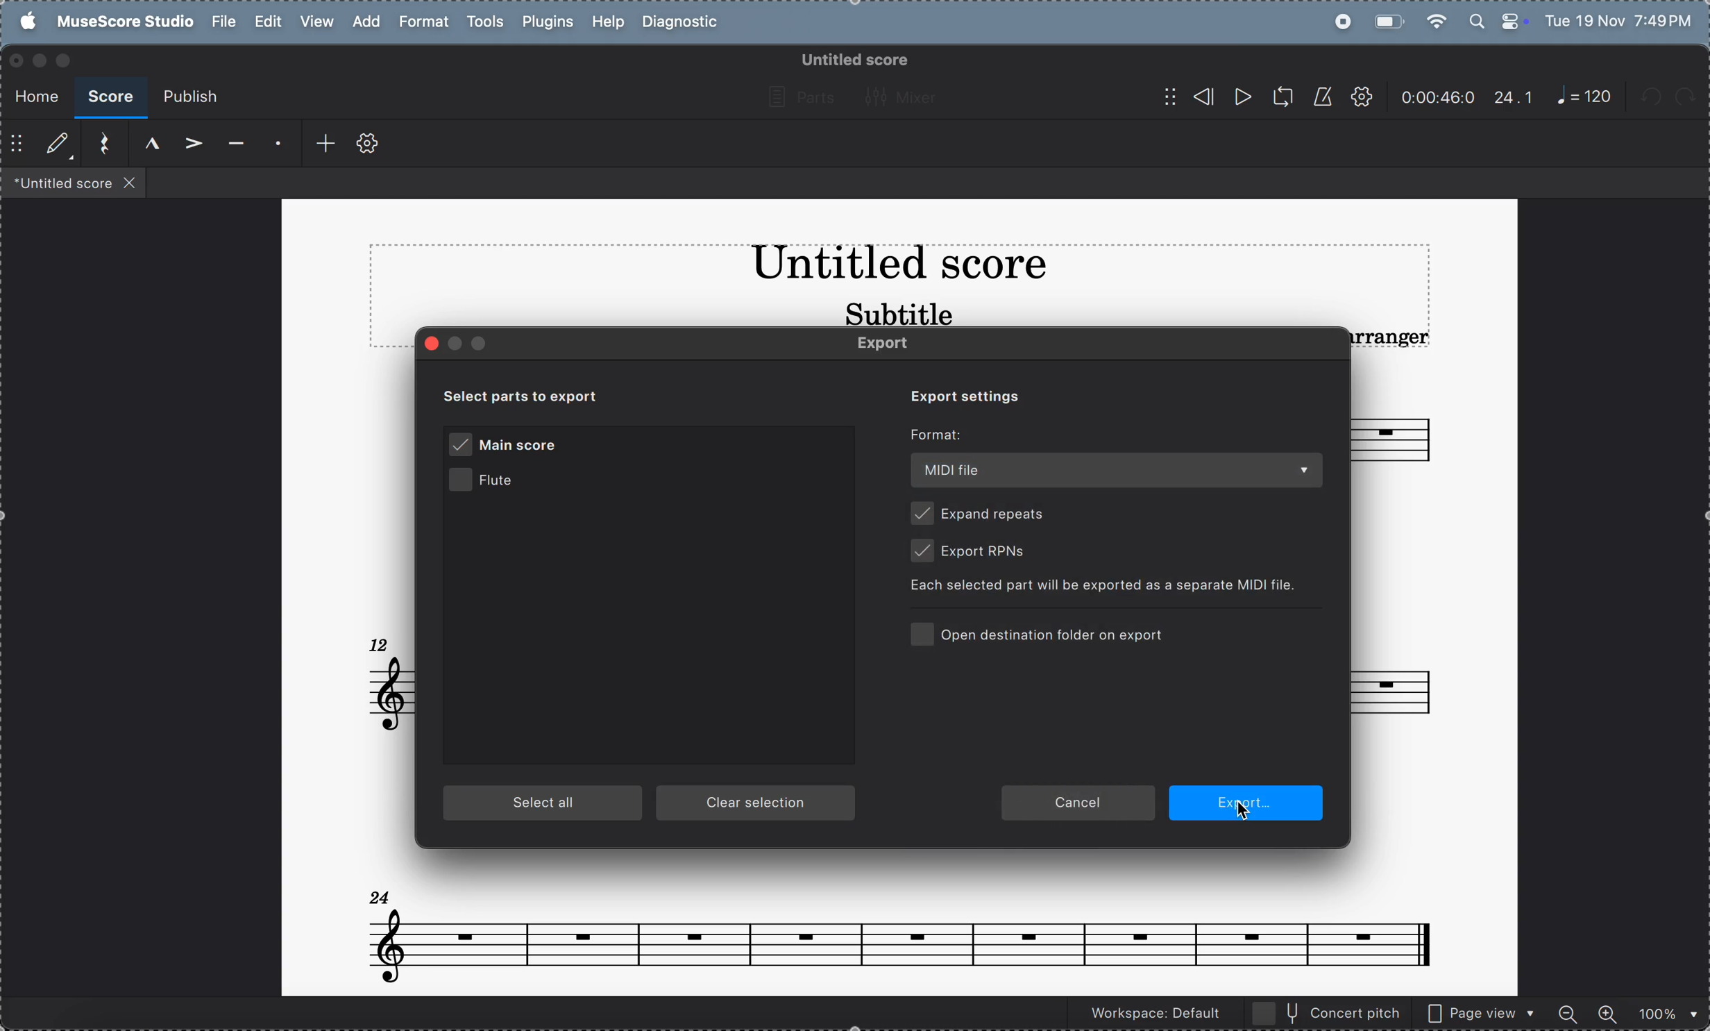 This screenshot has height=1031, width=1710. Describe the element at coordinates (484, 24) in the screenshot. I see `tools` at that location.